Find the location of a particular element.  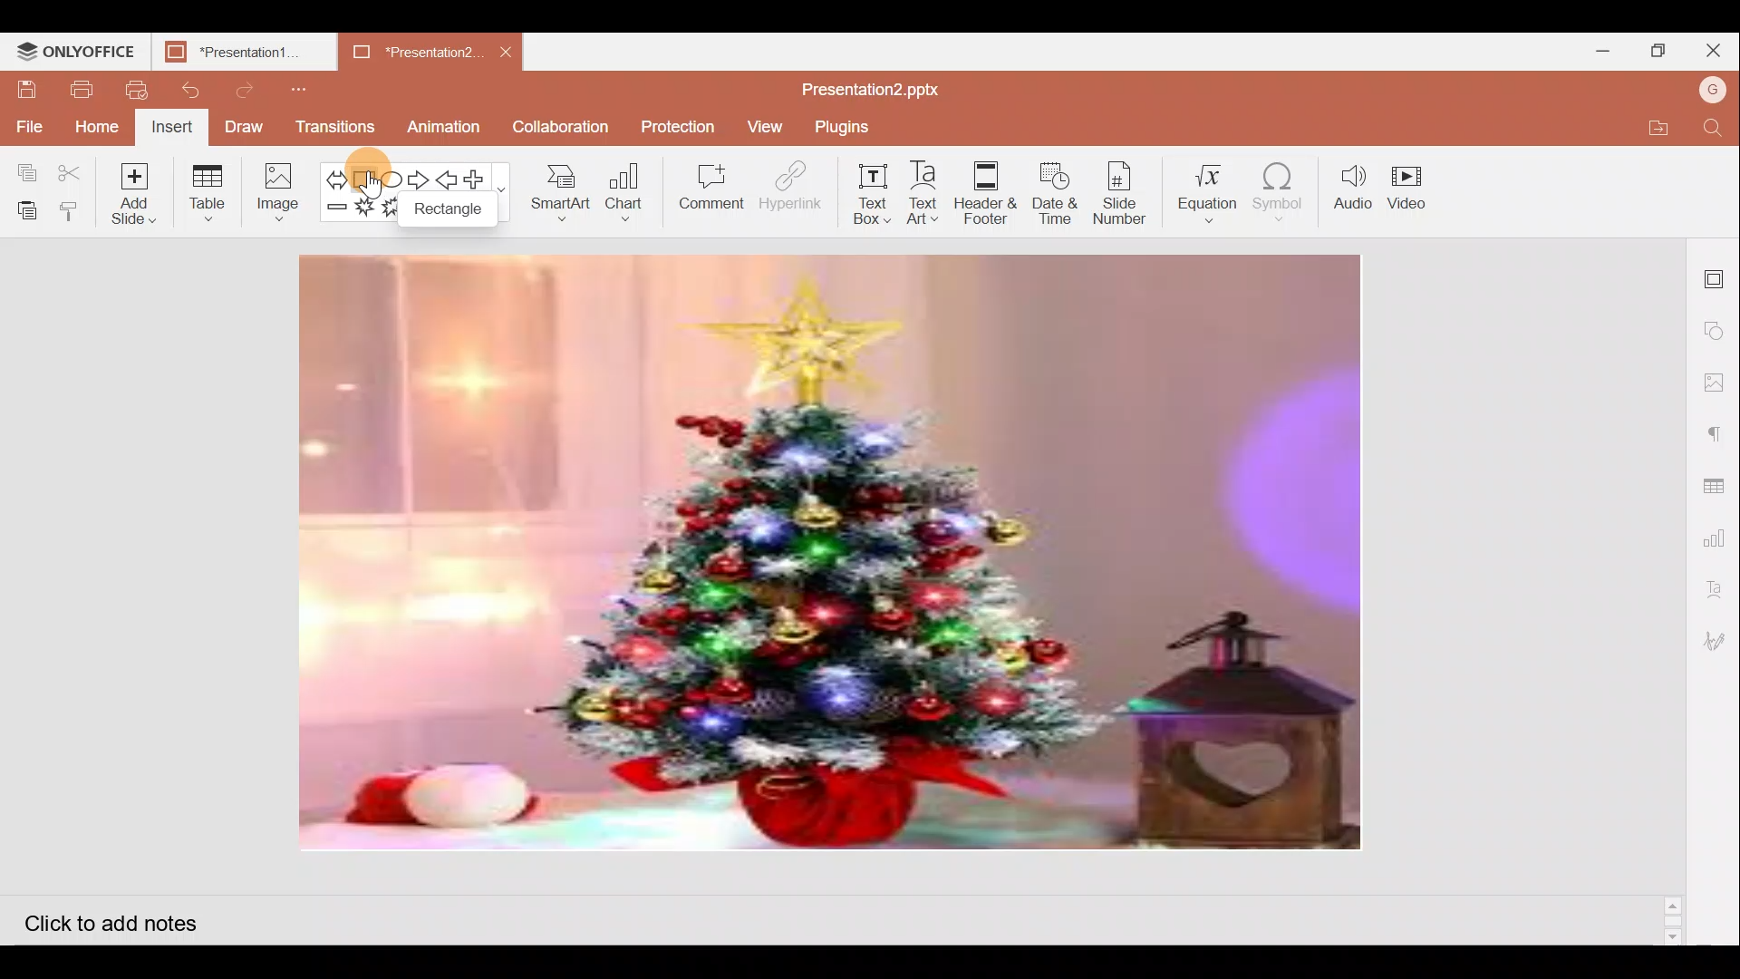

Print file is located at coordinates (74, 91).